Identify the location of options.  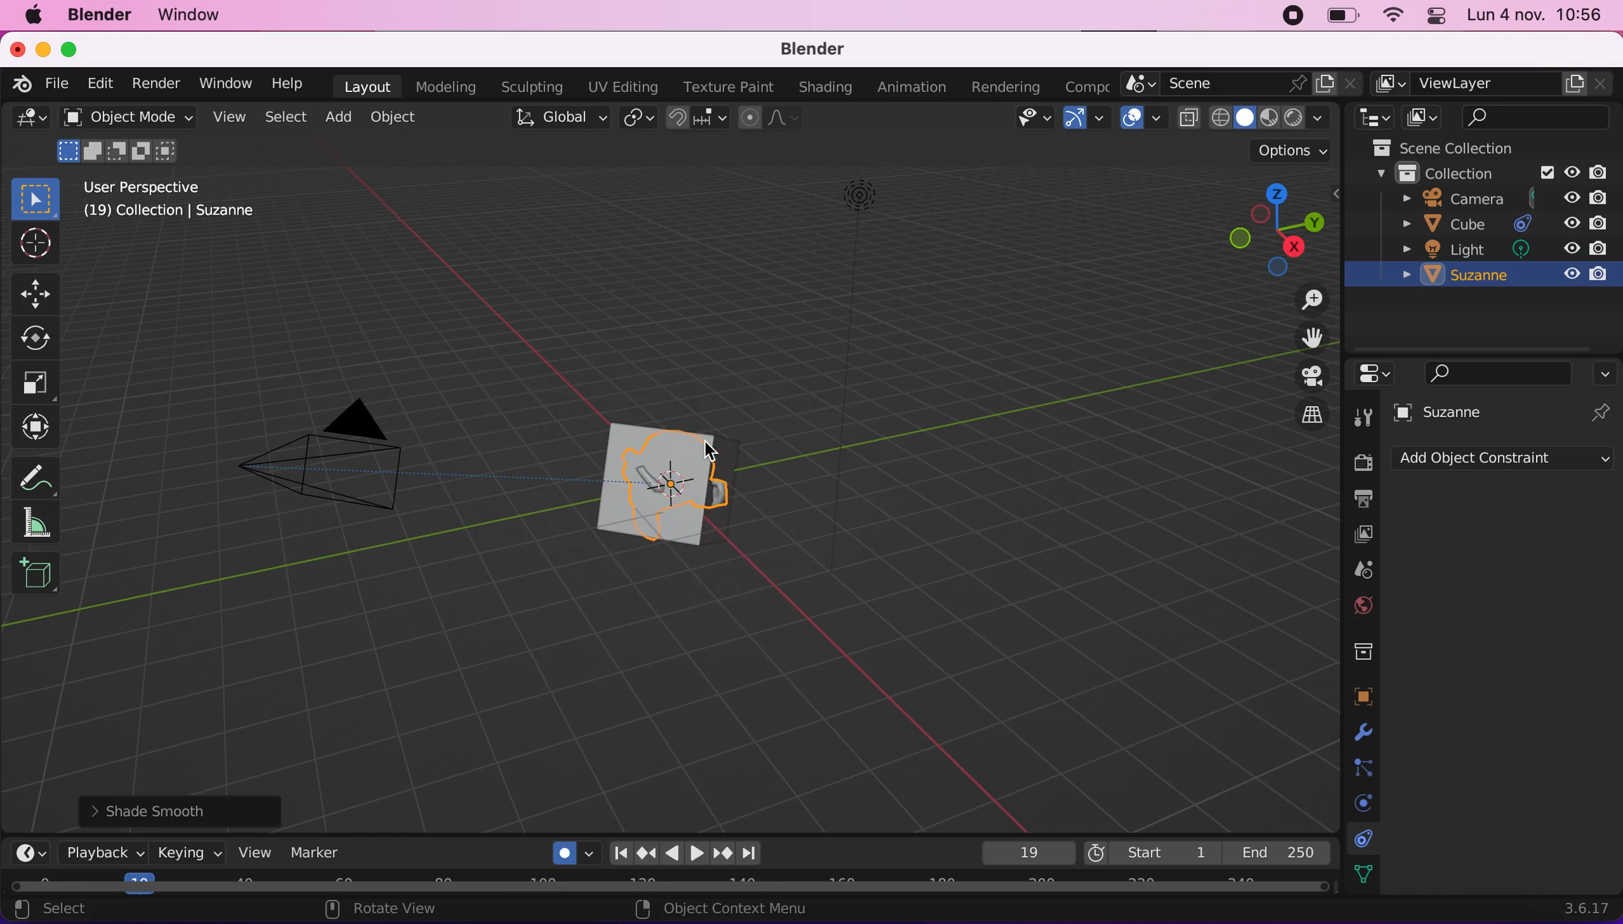
(1278, 150).